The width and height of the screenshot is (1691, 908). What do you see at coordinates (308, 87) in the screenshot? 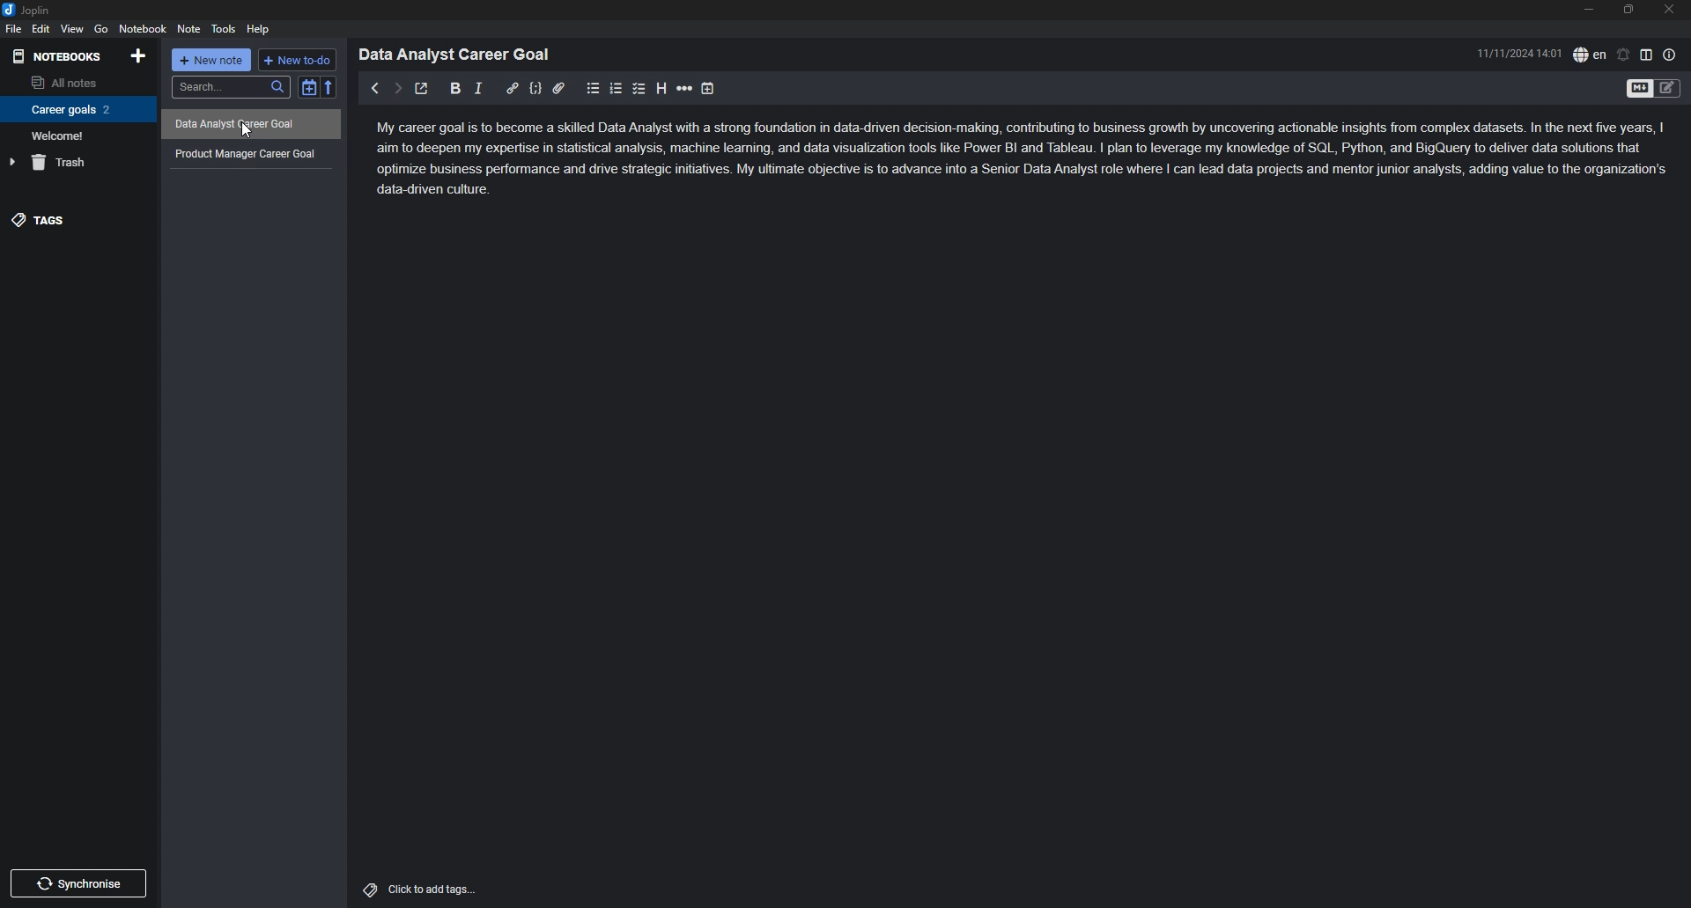
I see `toggle sort order` at bounding box center [308, 87].